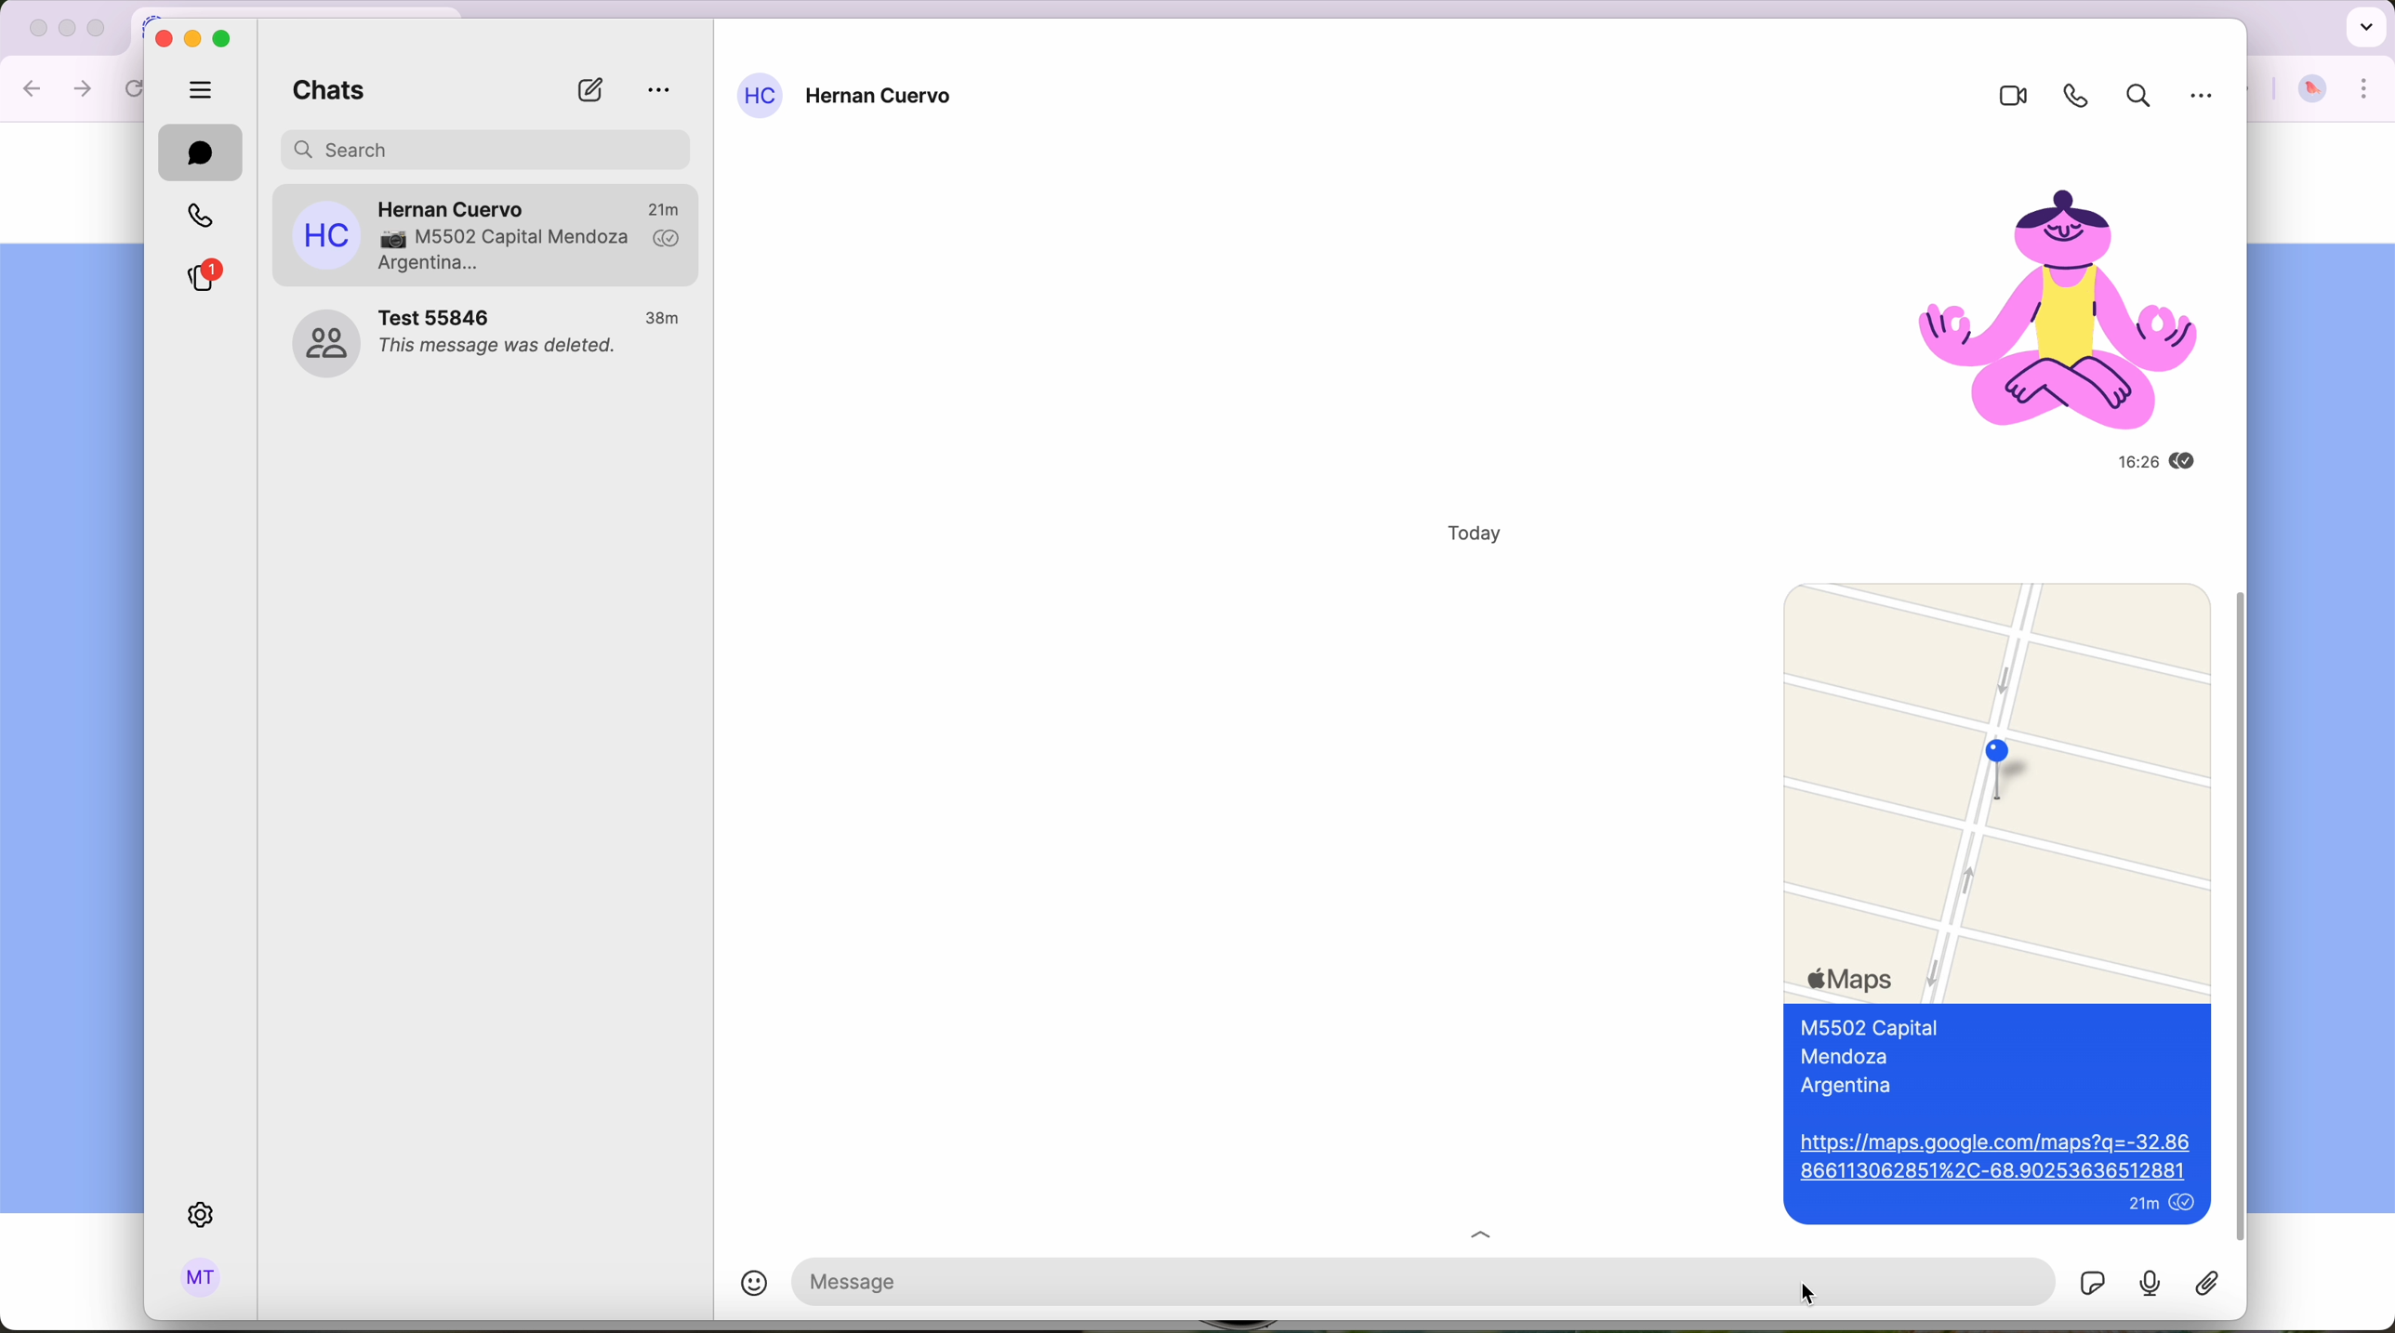 This screenshot has width=2395, height=1333. I want to click on navigate arrows, so click(59, 87).